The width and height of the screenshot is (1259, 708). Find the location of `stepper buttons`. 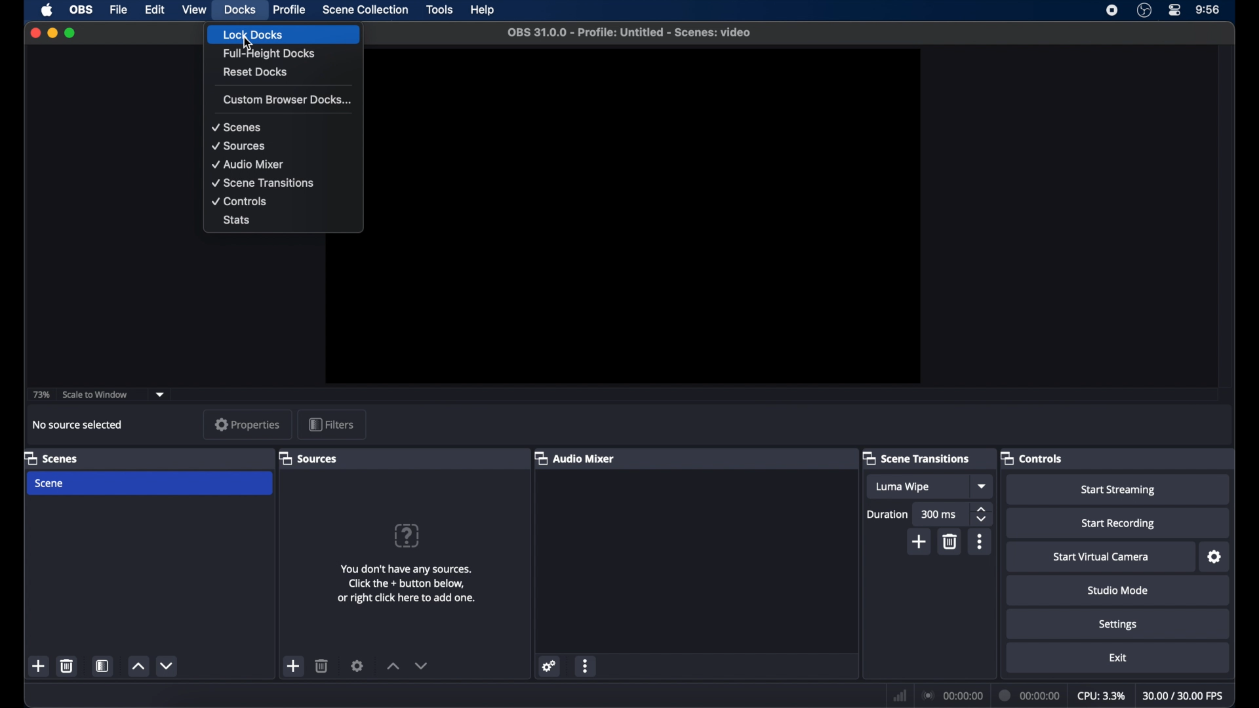

stepper buttons is located at coordinates (981, 515).